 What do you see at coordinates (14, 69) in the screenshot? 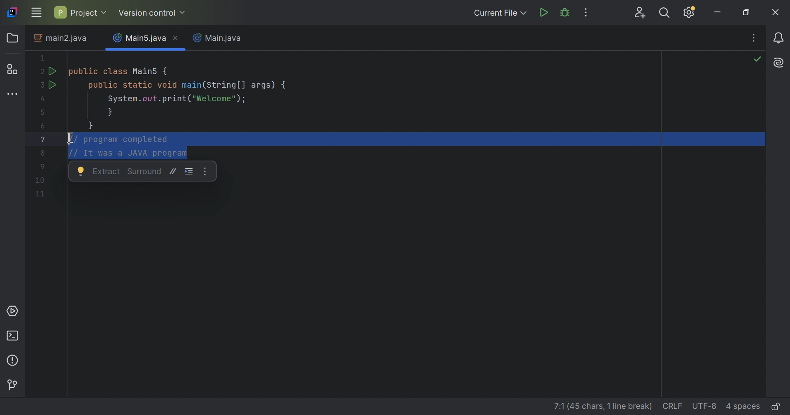
I see `Structure` at bounding box center [14, 69].